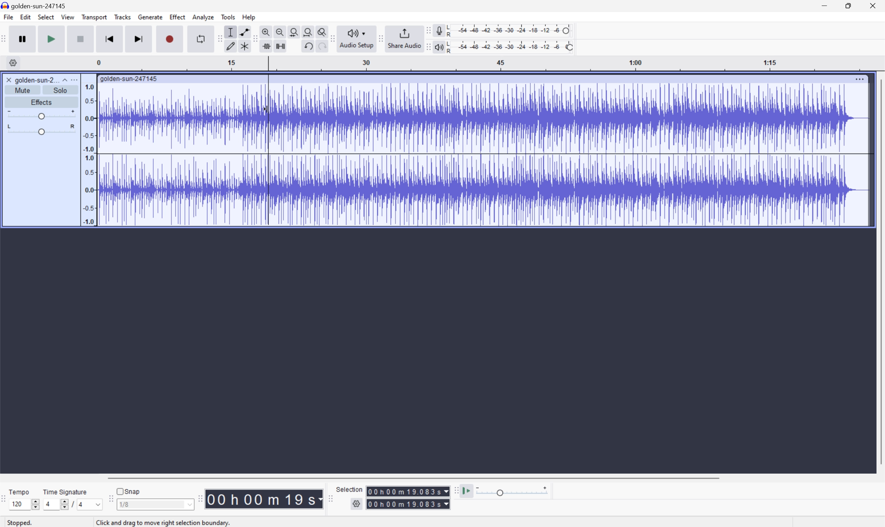 This screenshot has height=527, width=885. Describe the element at coordinates (230, 32) in the screenshot. I see `Selection tool` at that location.